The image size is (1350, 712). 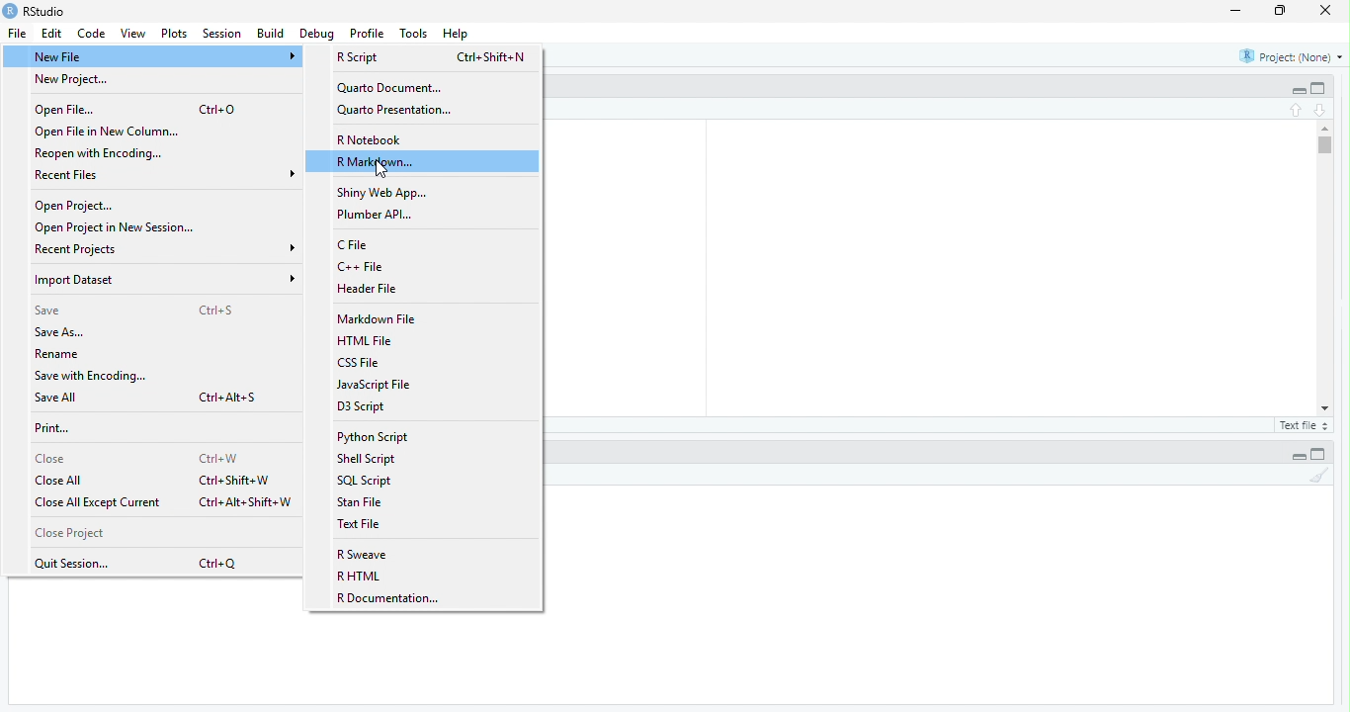 I want to click on Plumber API..., so click(x=377, y=214).